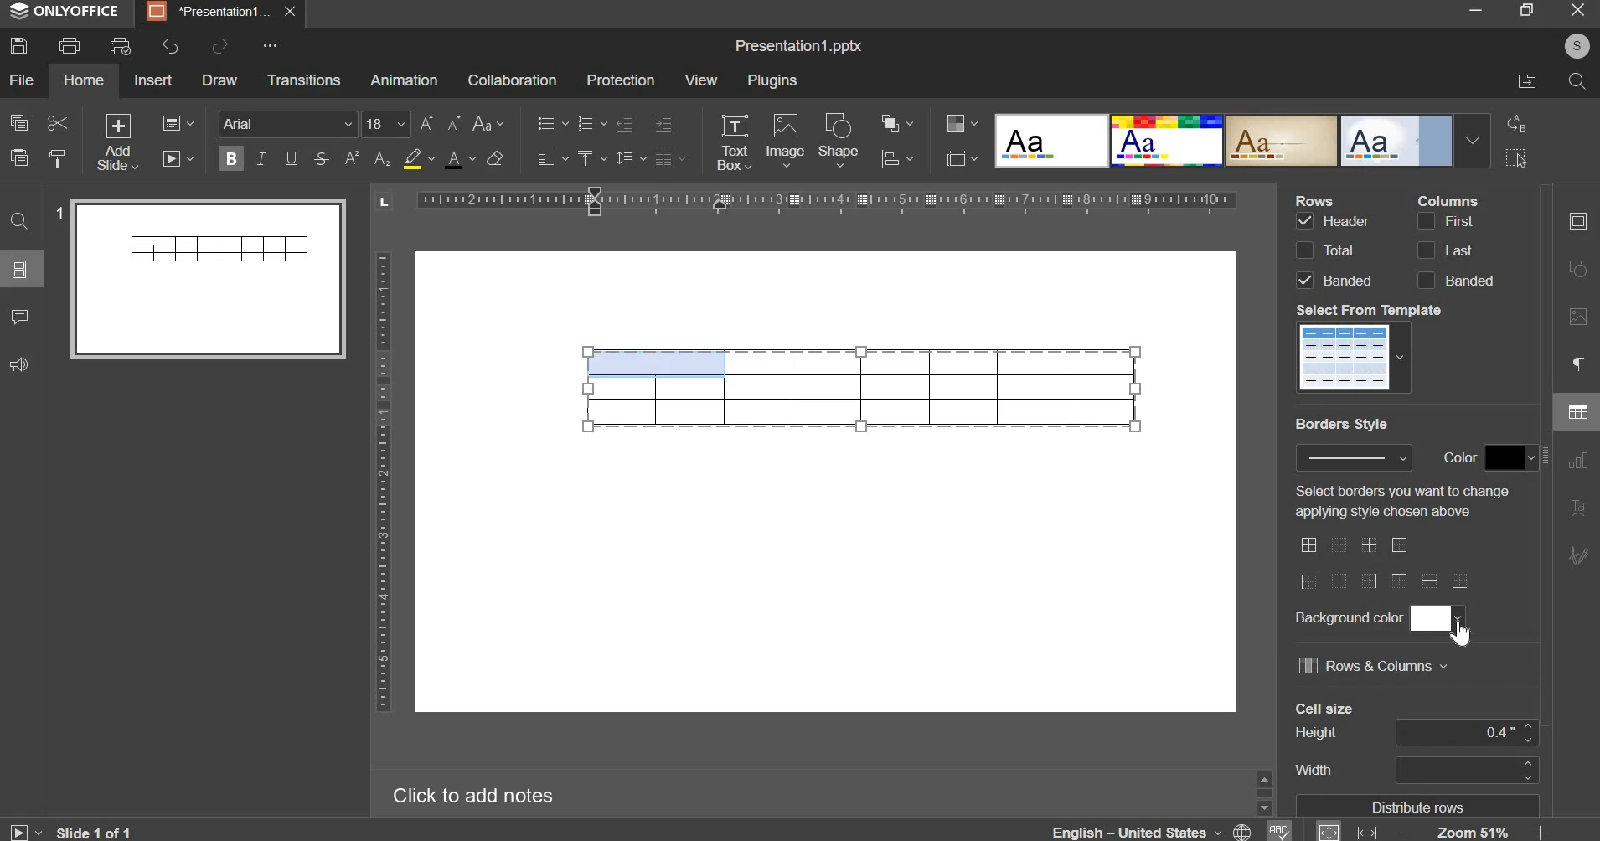  What do you see at coordinates (961, 157) in the screenshot?
I see `slide size` at bounding box center [961, 157].